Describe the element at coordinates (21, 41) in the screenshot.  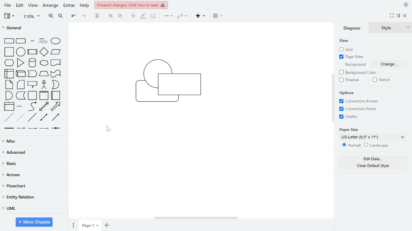
I see `rounded rectangle` at that location.